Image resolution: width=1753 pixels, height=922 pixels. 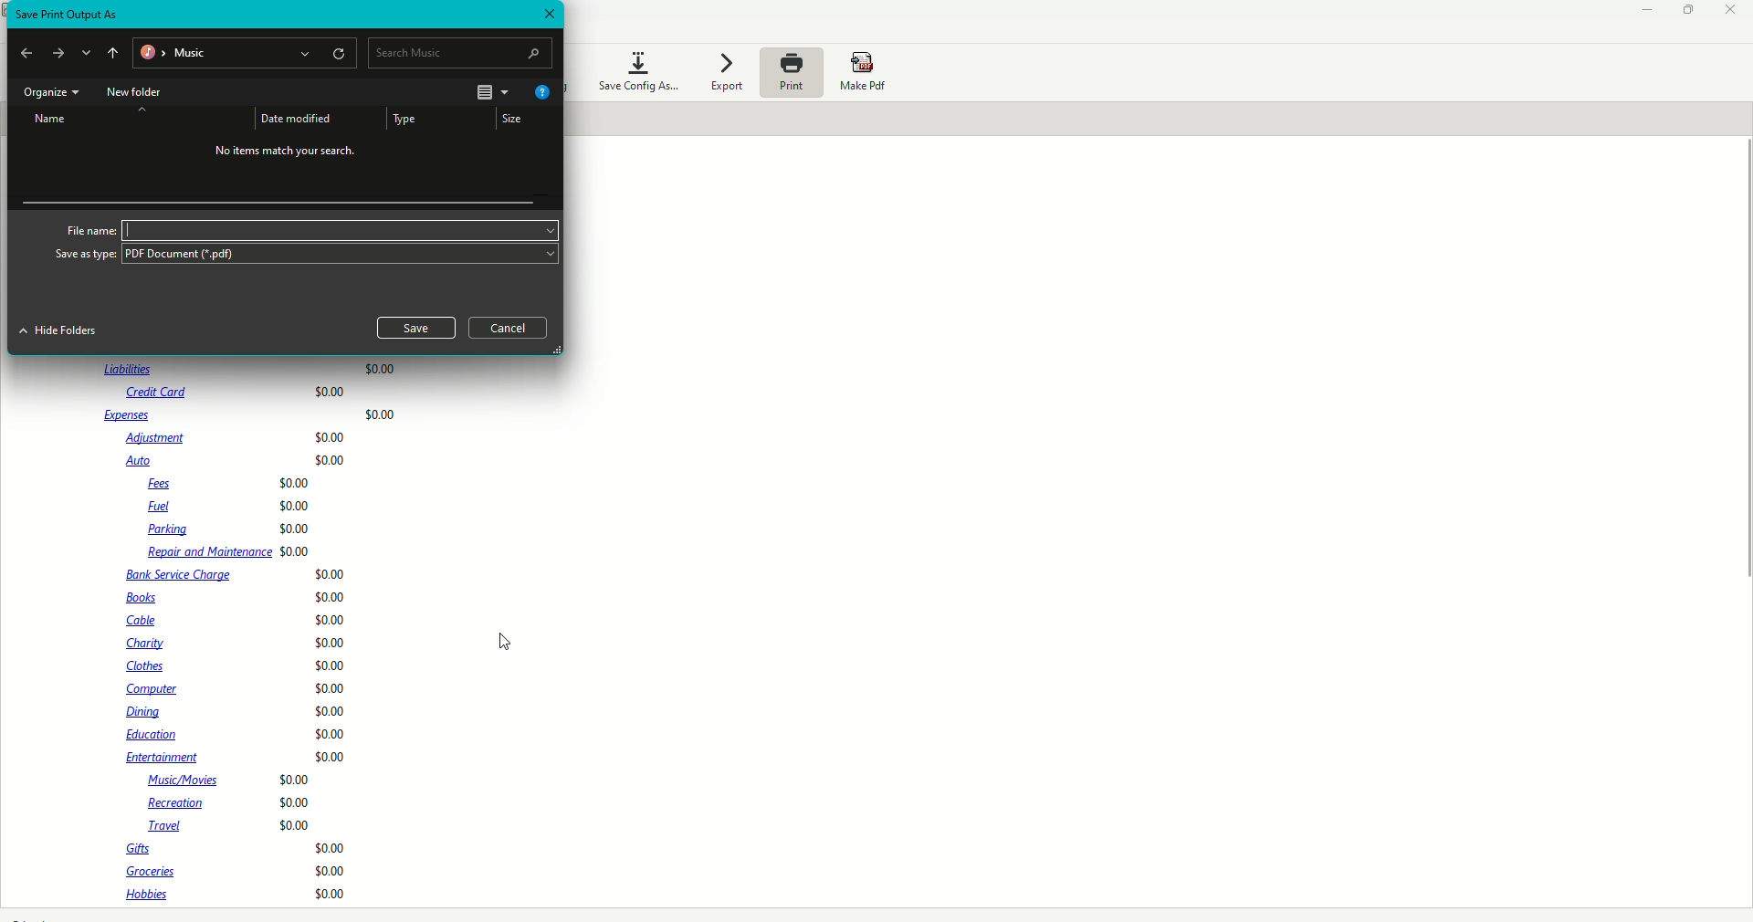 I want to click on Minimize, so click(x=1643, y=12).